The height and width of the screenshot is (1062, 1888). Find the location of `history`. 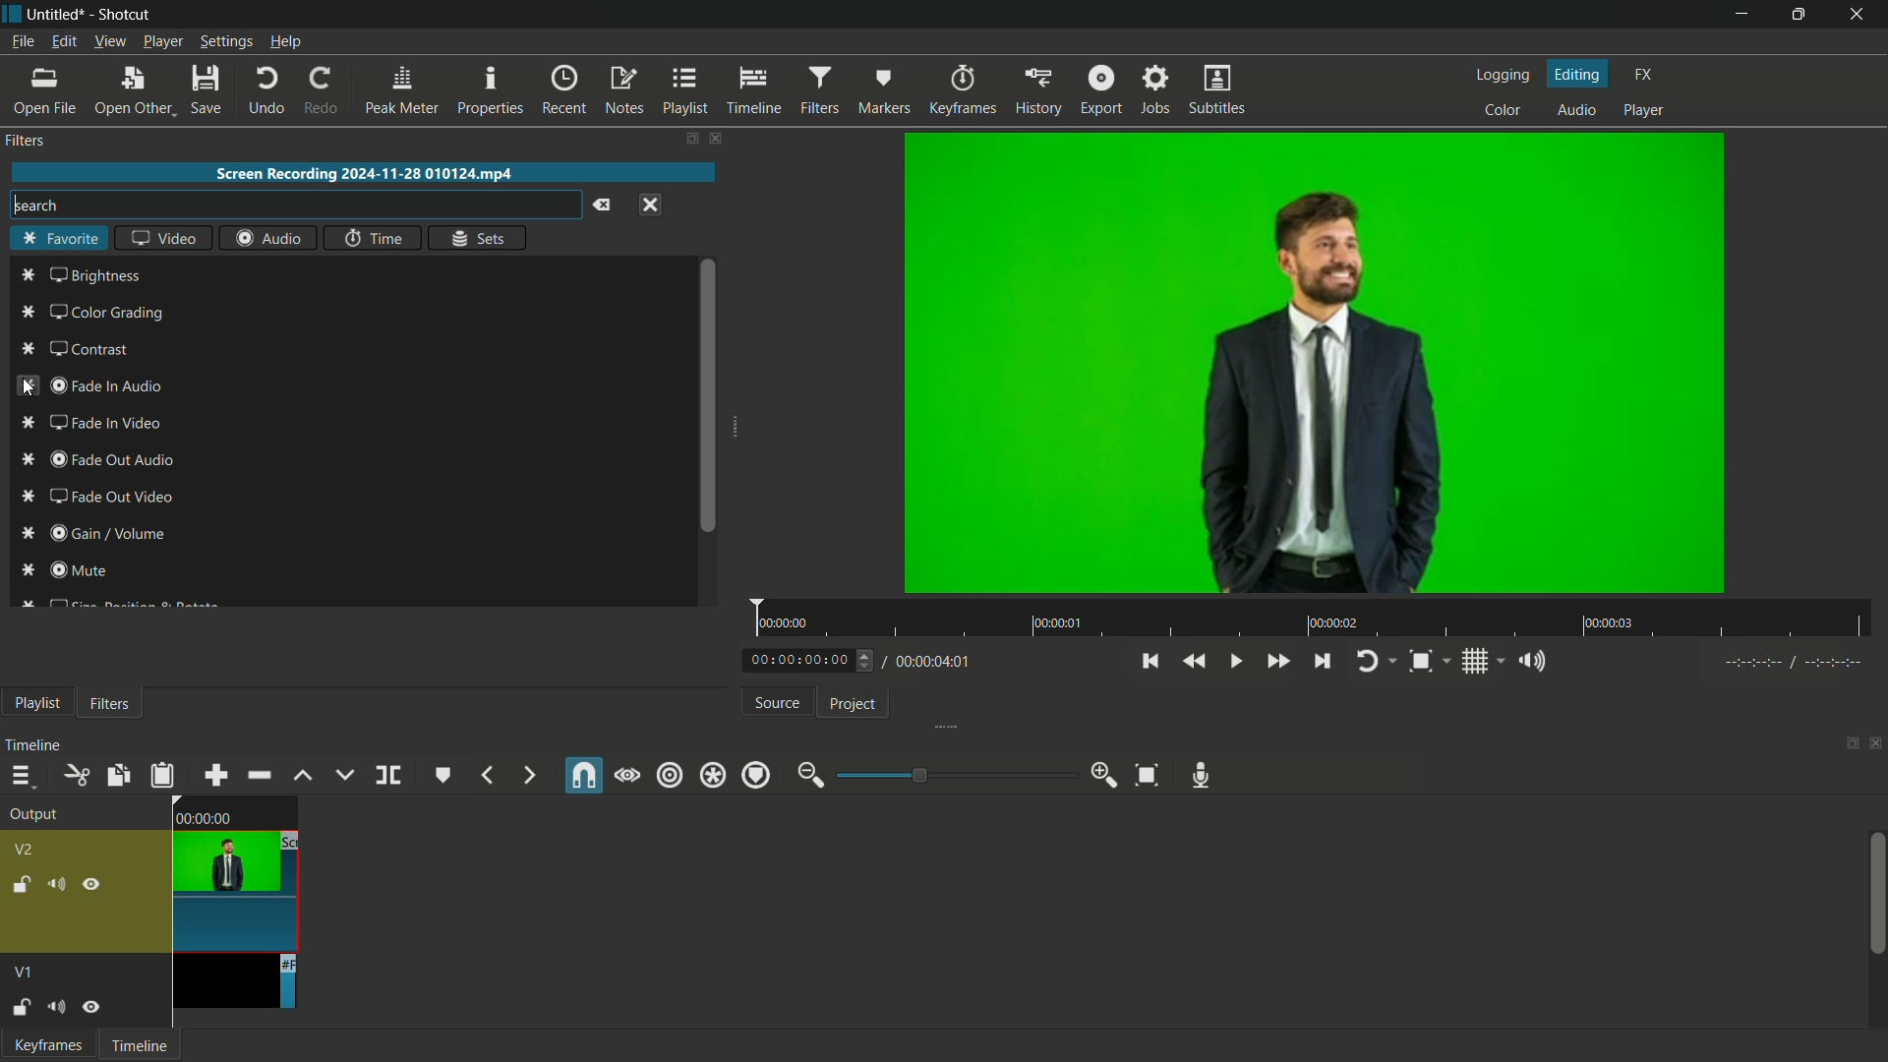

history is located at coordinates (1034, 91).